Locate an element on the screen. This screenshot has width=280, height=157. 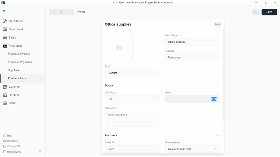
0.00 - typing is located at coordinates (192, 99).